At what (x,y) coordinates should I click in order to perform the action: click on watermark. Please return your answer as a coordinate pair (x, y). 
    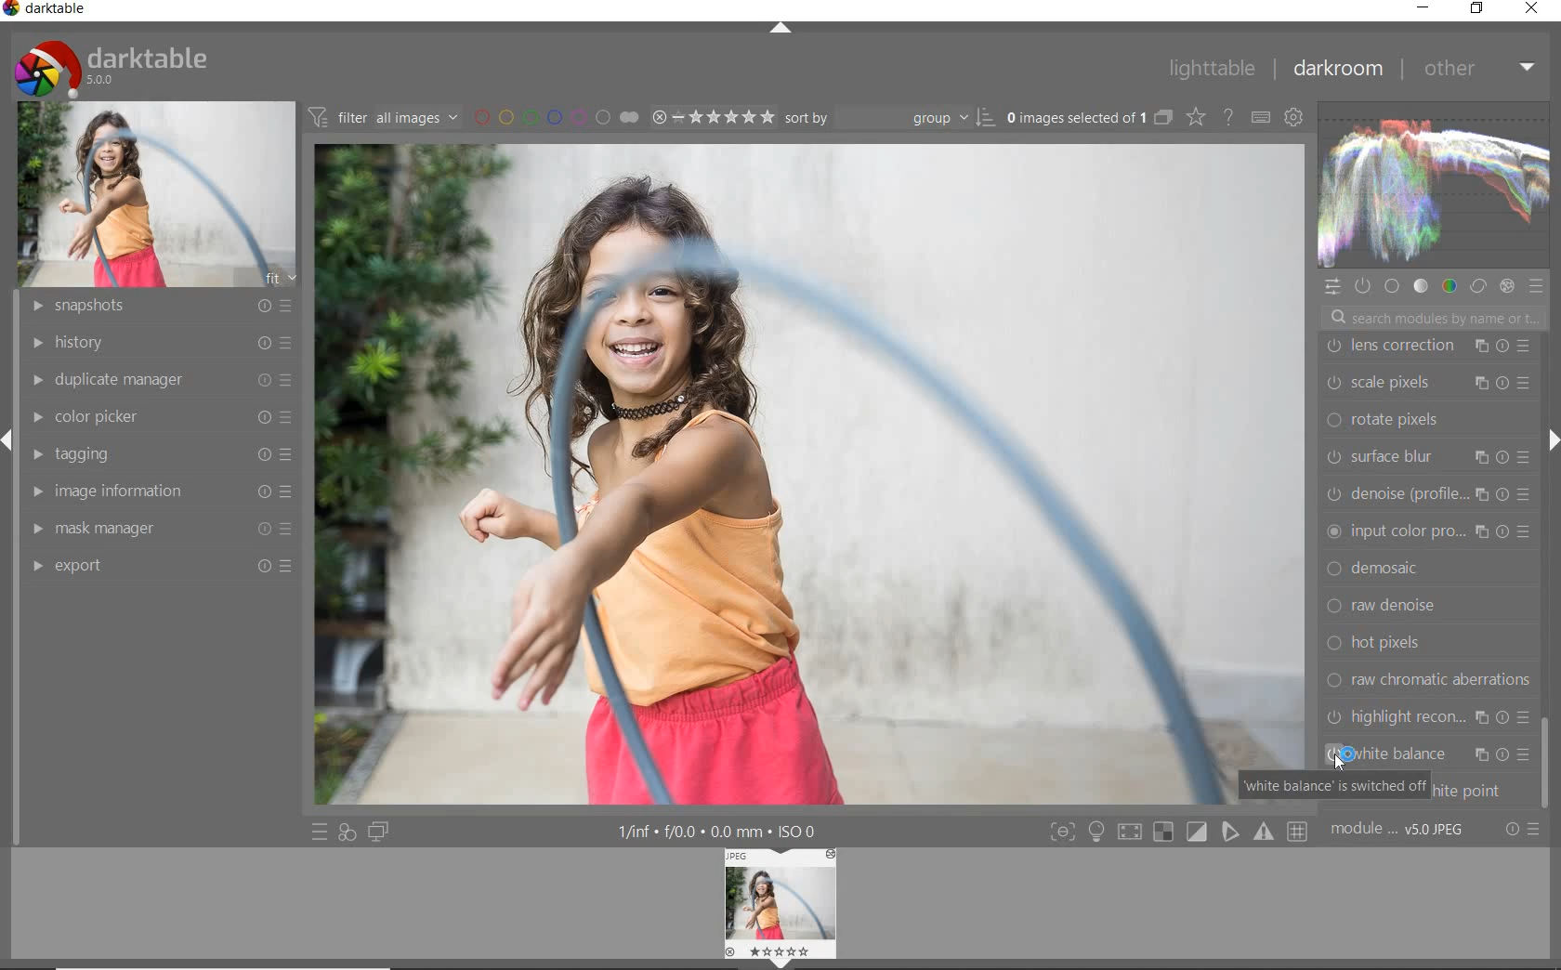
    Looking at the image, I should click on (1429, 350).